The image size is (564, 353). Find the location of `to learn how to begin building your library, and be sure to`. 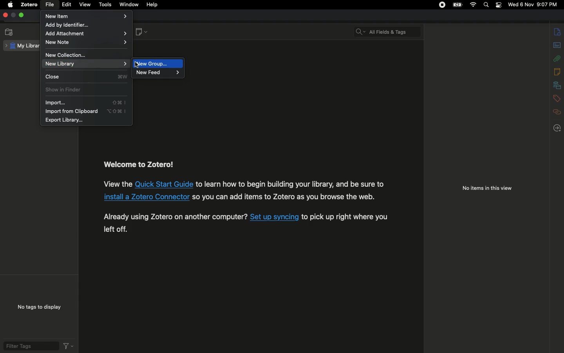

to learn how to begin building your library, and be sure to is located at coordinates (290, 184).